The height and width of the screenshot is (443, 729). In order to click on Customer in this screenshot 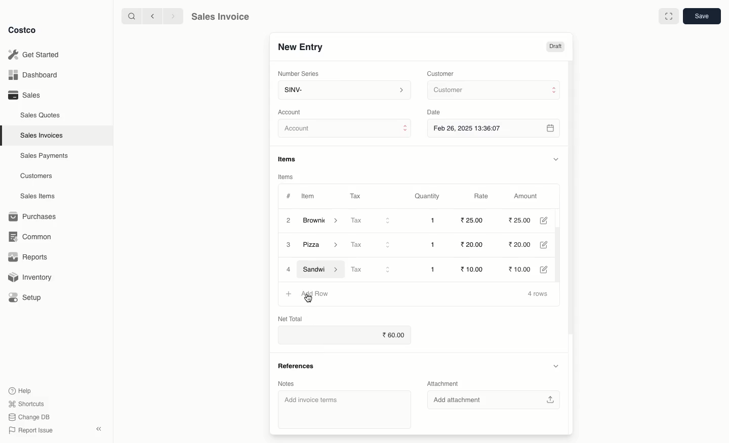, I will do `click(493, 91)`.